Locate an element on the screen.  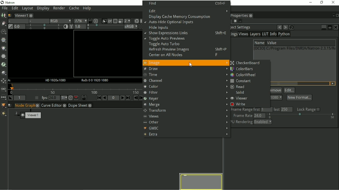
LUT is located at coordinates (265, 34).